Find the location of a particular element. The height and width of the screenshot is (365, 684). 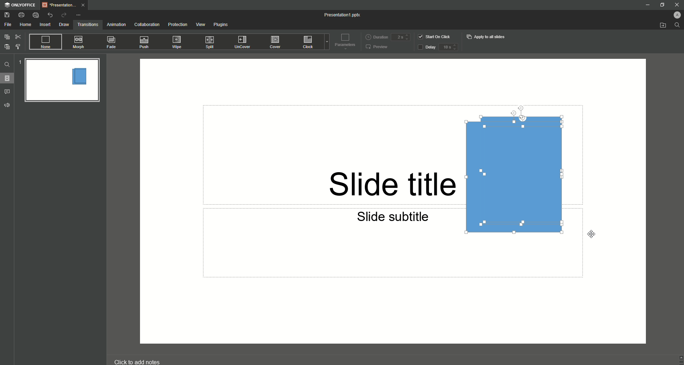

delay input is located at coordinates (448, 47).